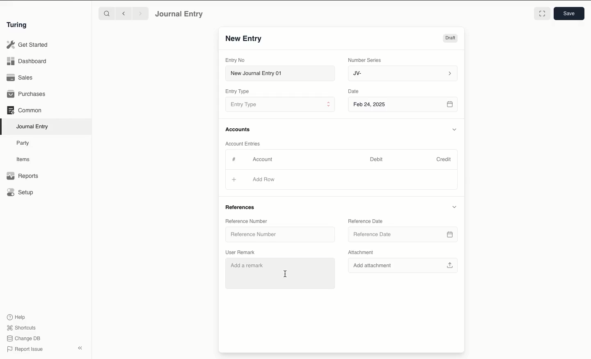 This screenshot has height=359, width=591. Describe the element at coordinates (366, 60) in the screenshot. I see `Number Series` at that location.